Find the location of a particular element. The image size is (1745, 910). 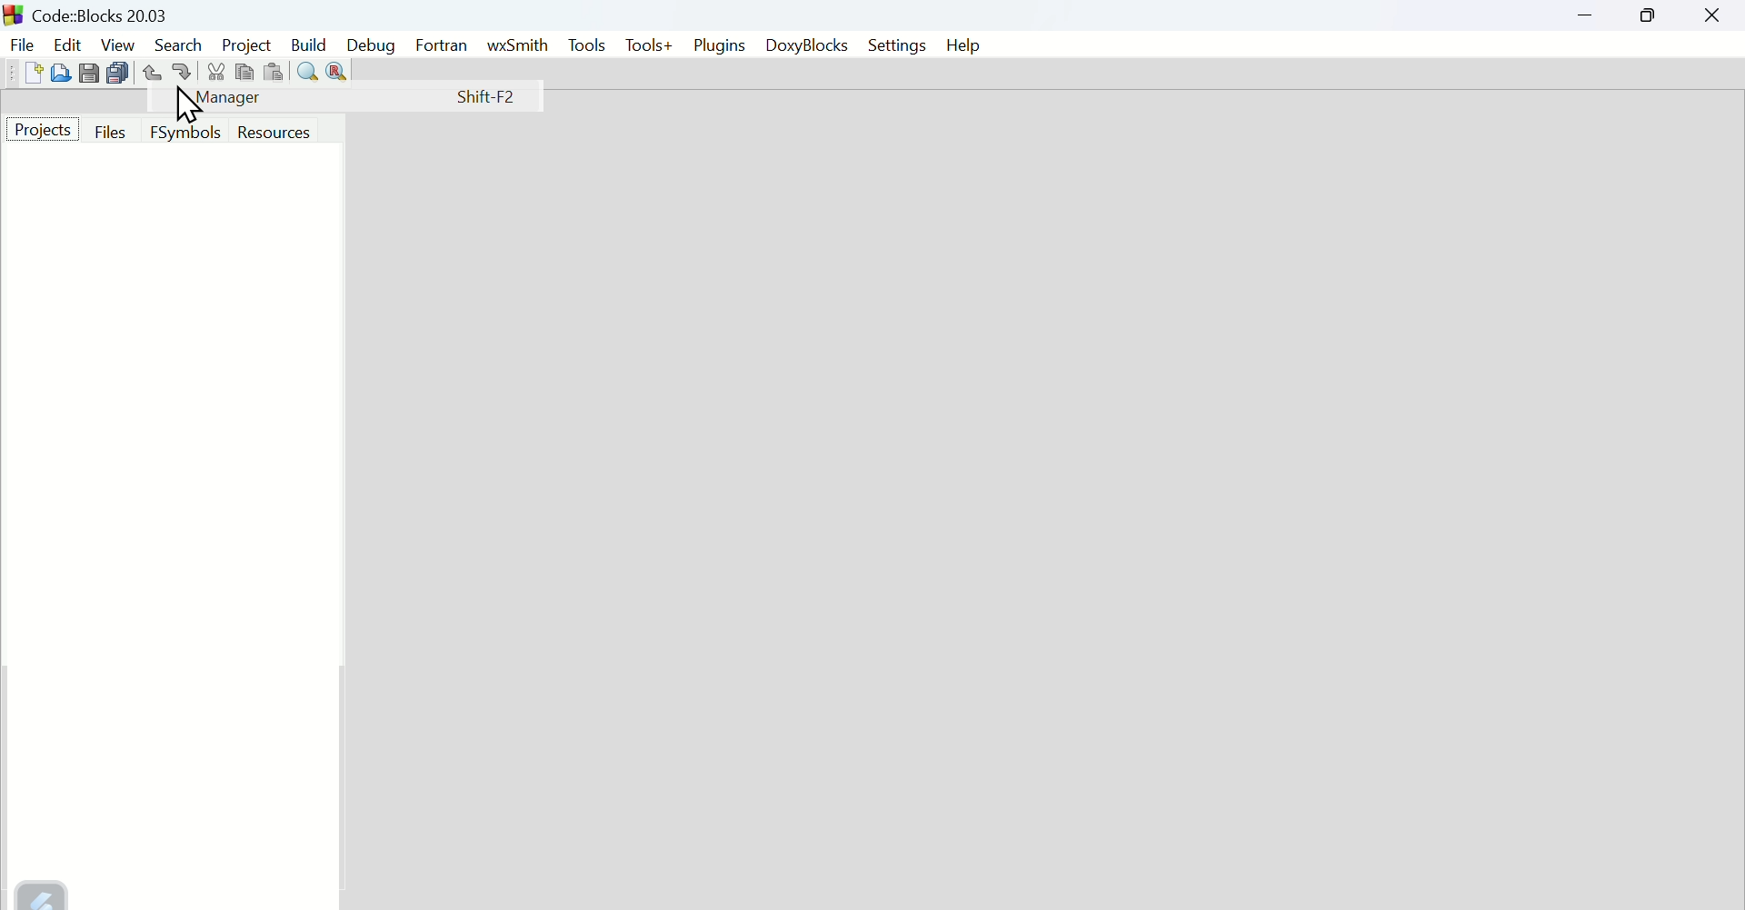

Search is located at coordinates (181, 45).